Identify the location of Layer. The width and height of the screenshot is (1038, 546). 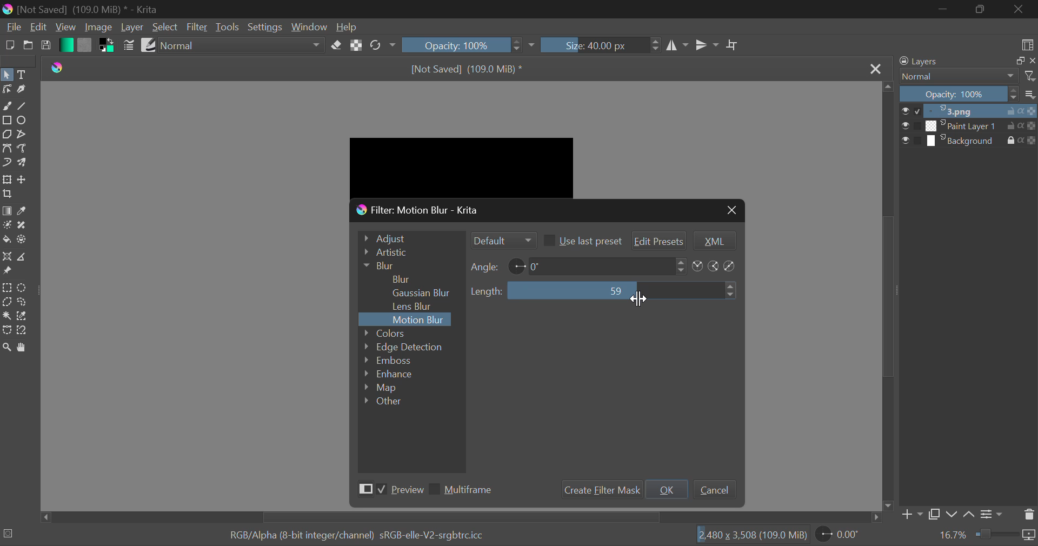
(132, 27).